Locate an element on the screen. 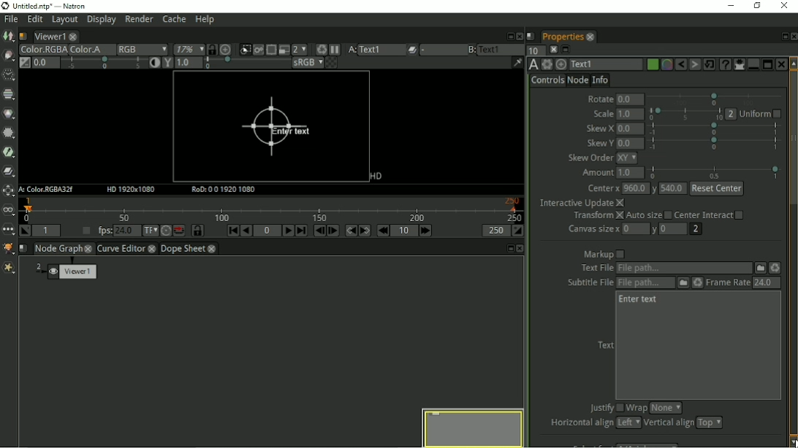 This screenshot has width=798, height=448. Scale is located at coordinates (601, 114).